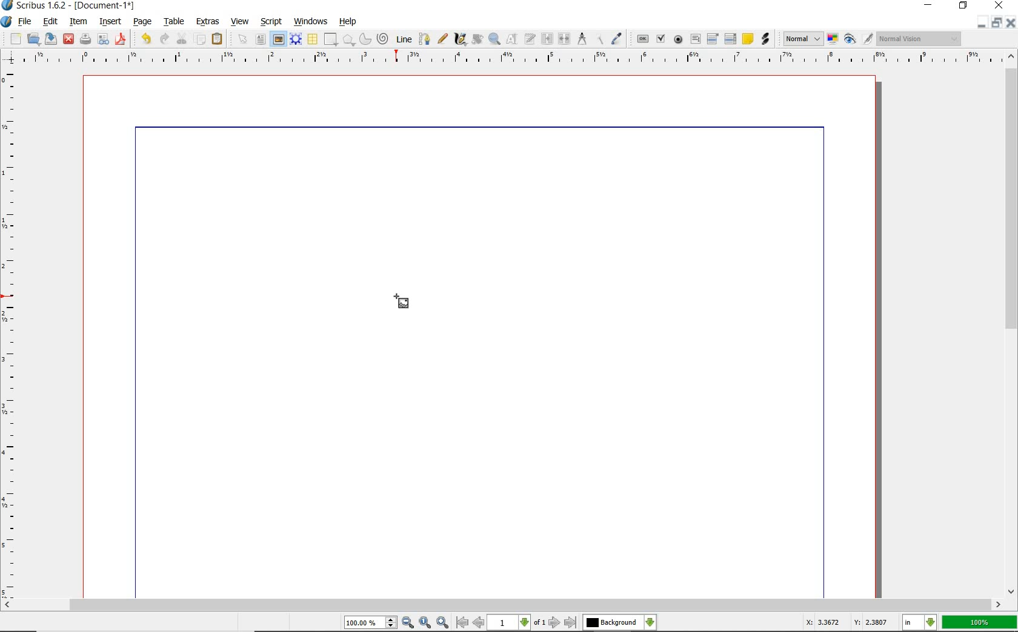 The height and width of the screenshot is (632, 1018). Describe the element at coordinates (399, 301) in the screenshot. I see `Cursor Position` at that location.